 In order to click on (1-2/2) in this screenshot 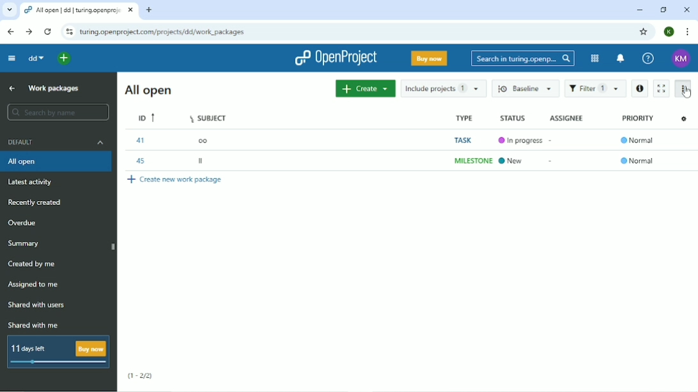, I will do `click(141, 376)`.